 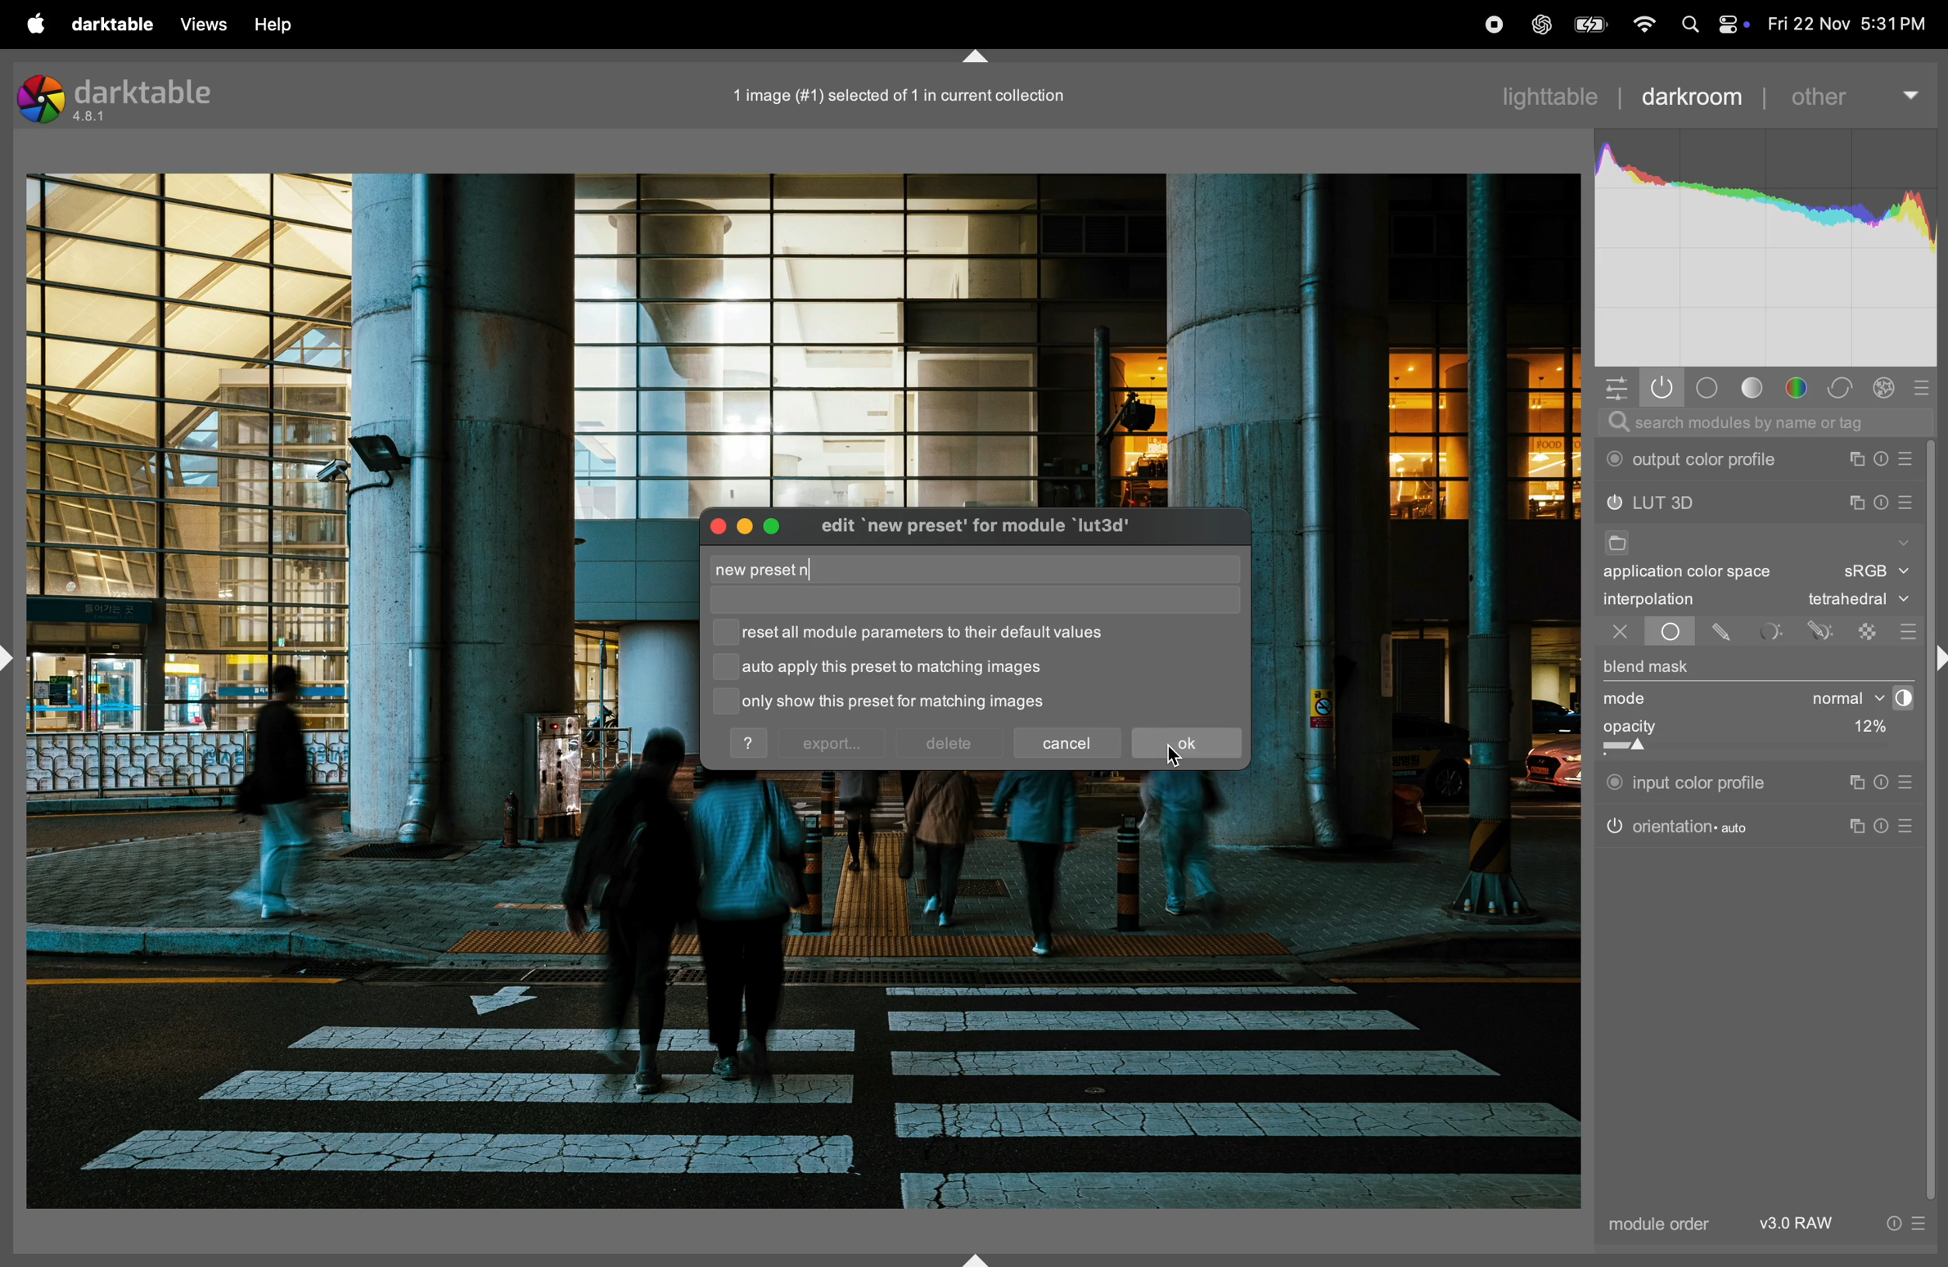 I want to click on date and time, so click(x=1849, y=25).